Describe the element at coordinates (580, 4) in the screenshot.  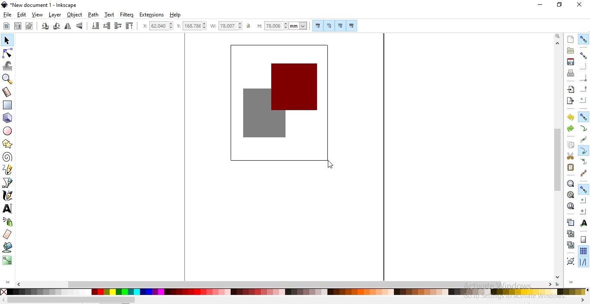
I see `close` at that location.